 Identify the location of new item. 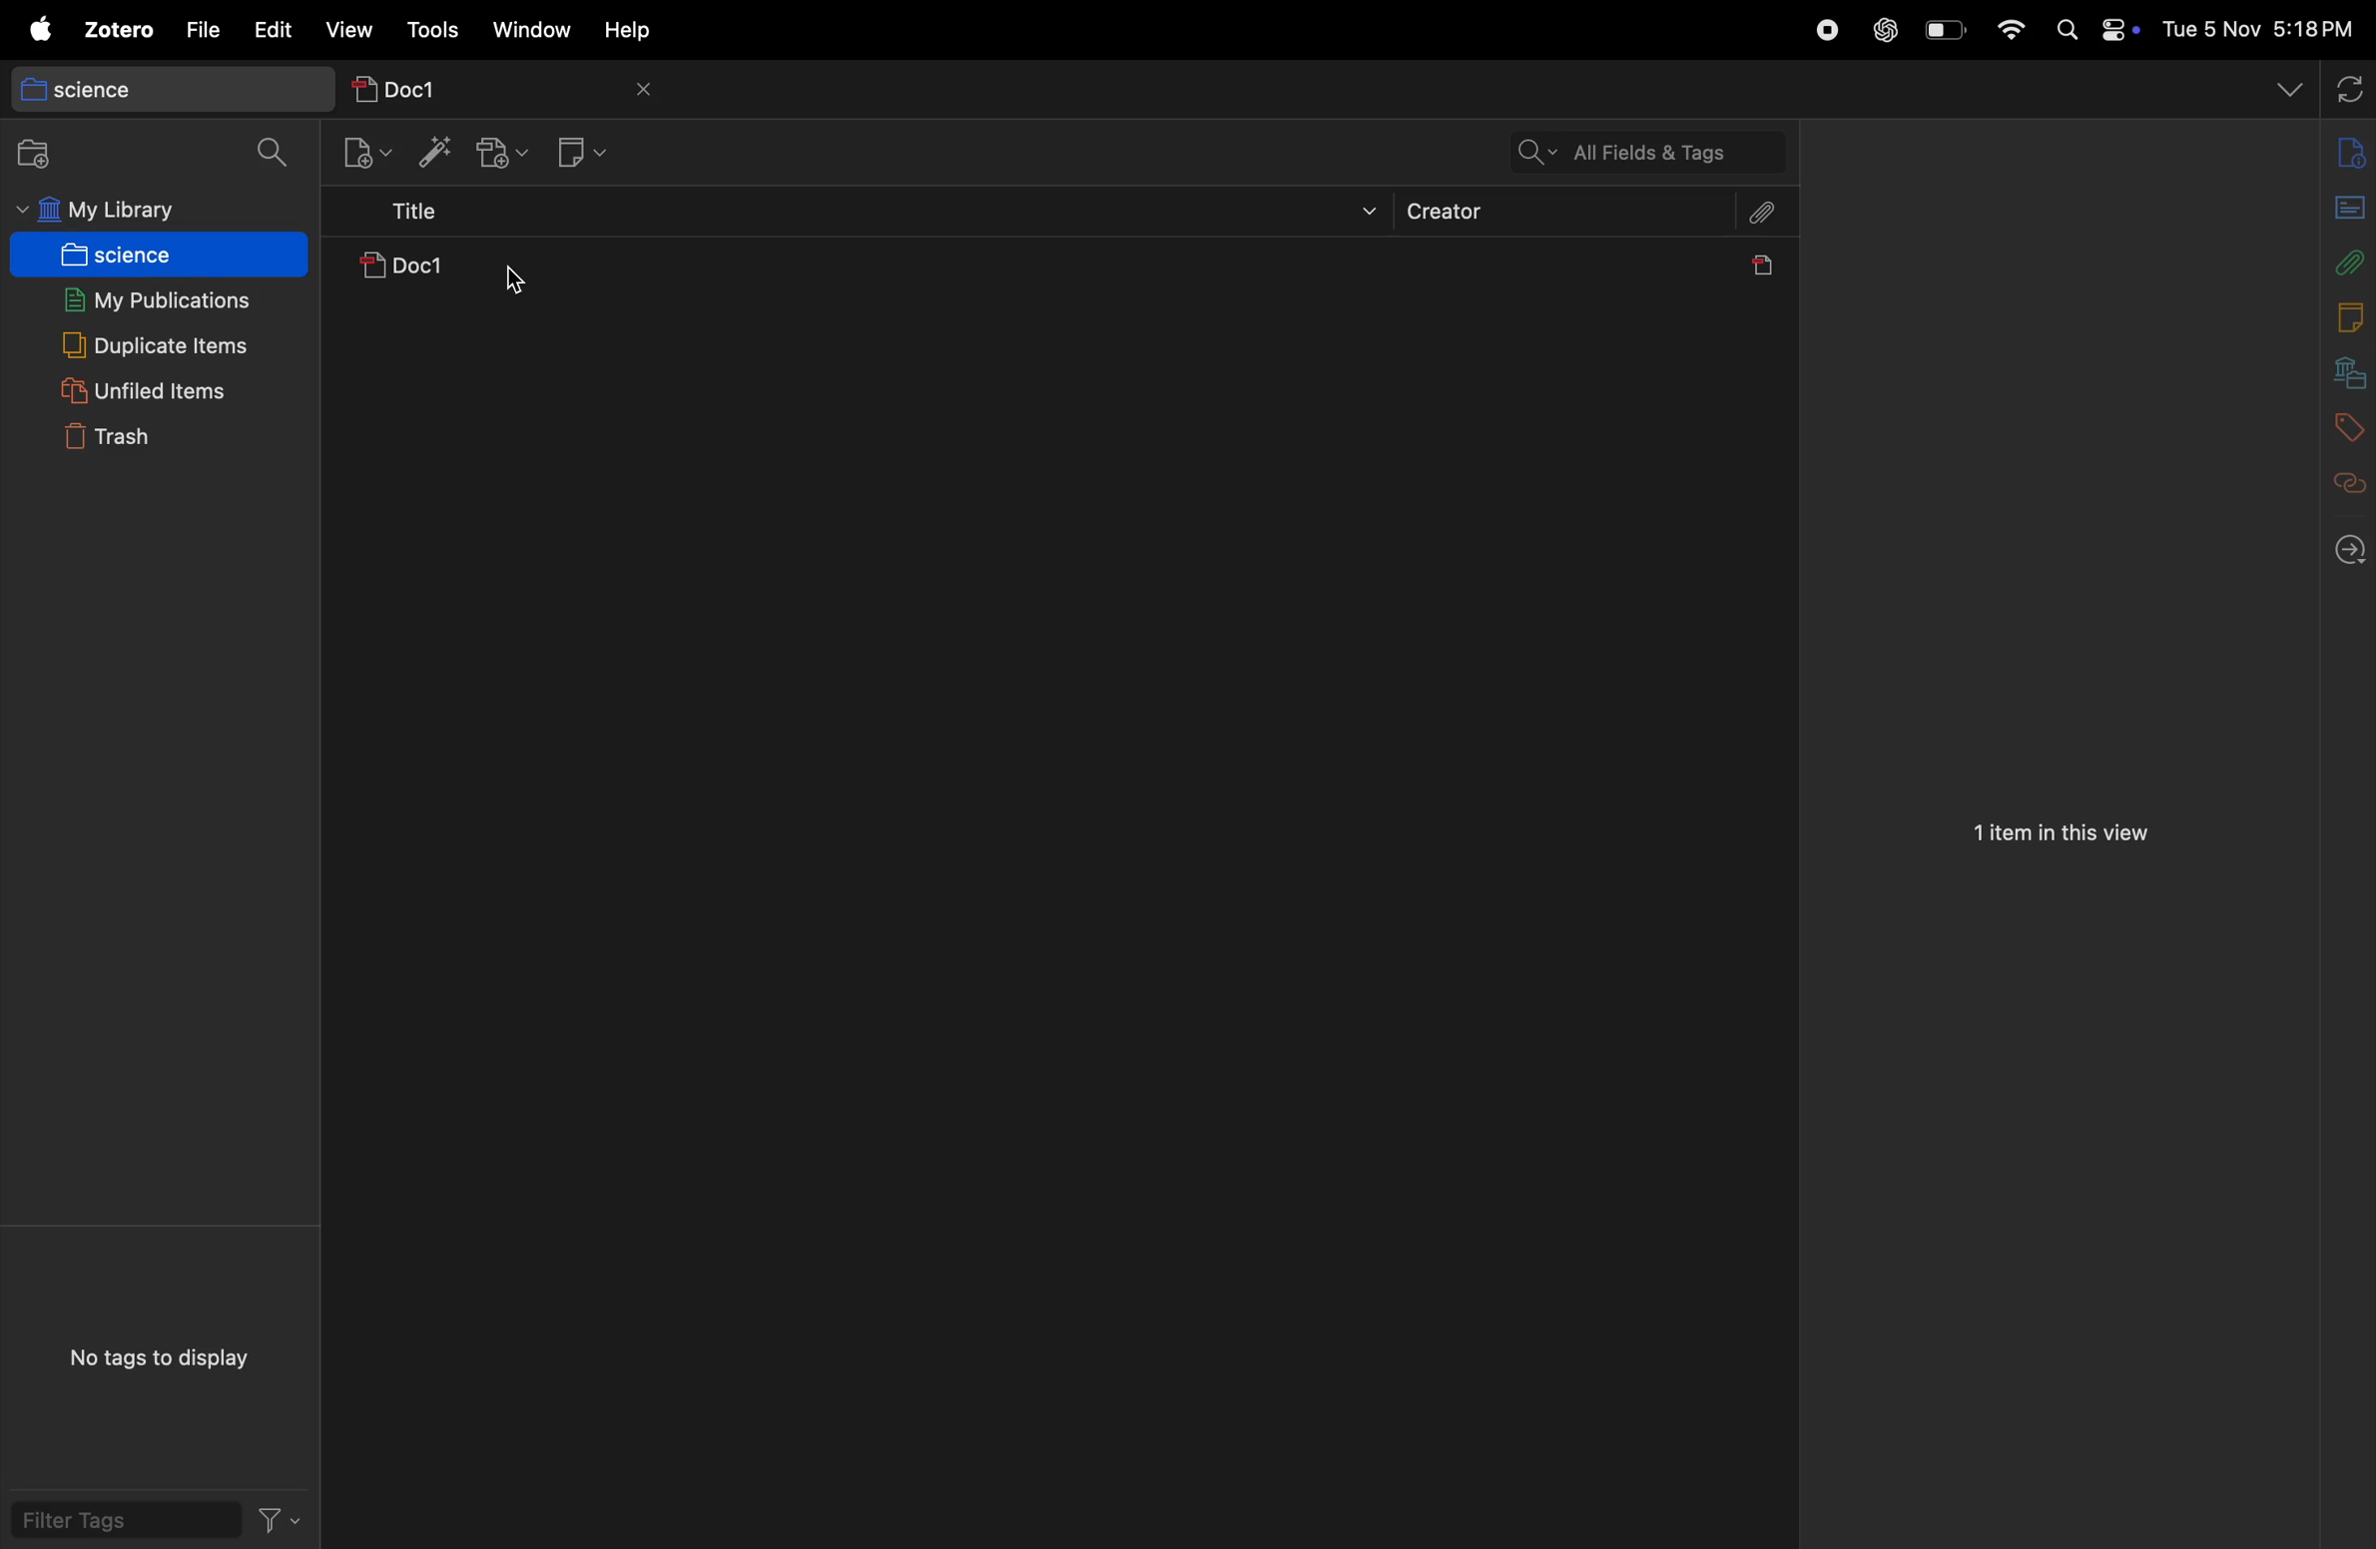
(361, 155).